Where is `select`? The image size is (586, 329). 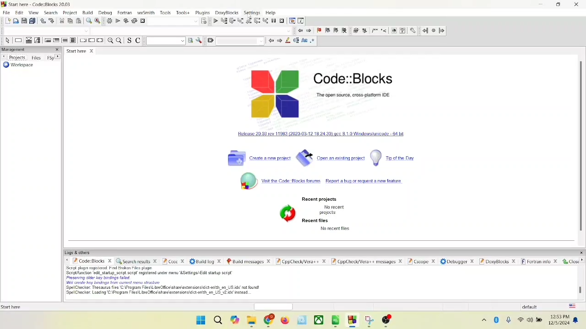
select is located at coordinates (8, 41).